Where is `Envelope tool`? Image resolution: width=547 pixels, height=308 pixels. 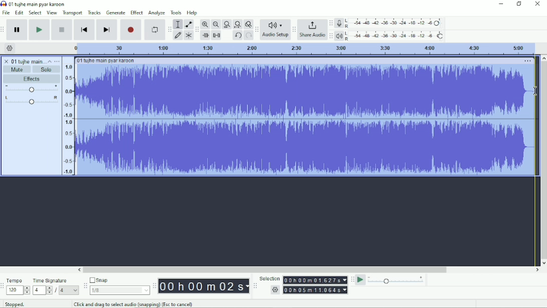
Envelope tool is located at coordinates (188, 24).